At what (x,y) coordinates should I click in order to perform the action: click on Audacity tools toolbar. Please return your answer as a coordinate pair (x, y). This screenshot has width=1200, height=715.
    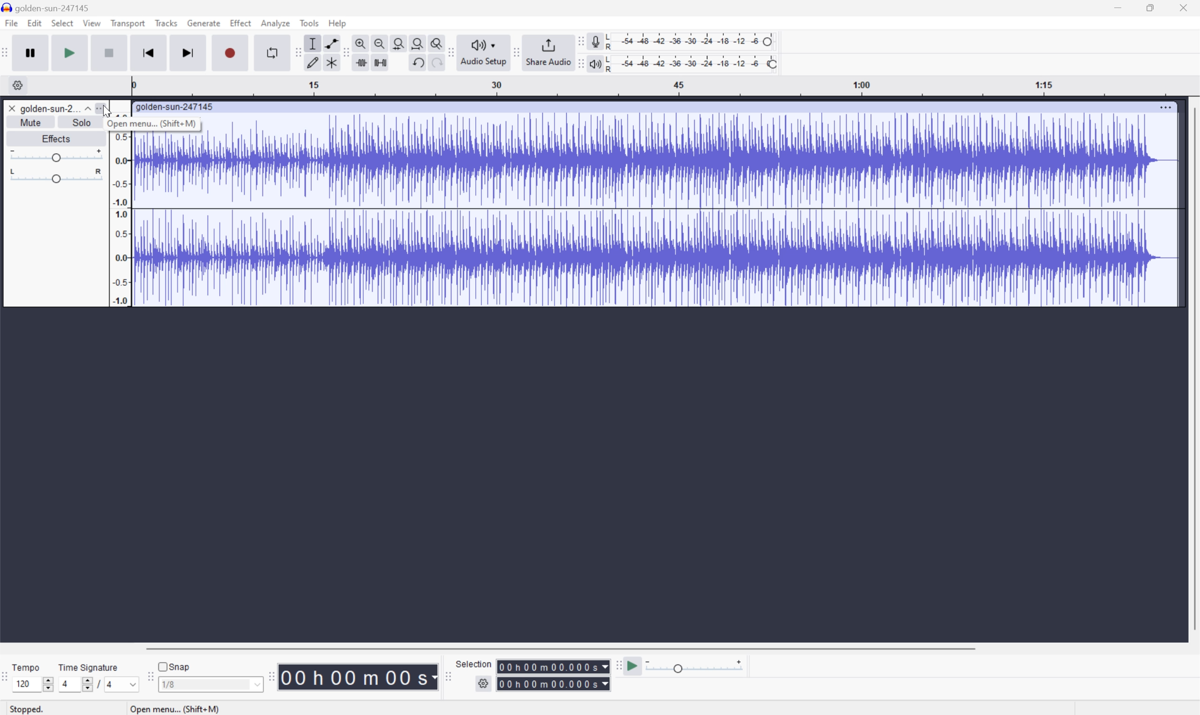
    Looking at the image, I should click on (298, 52).